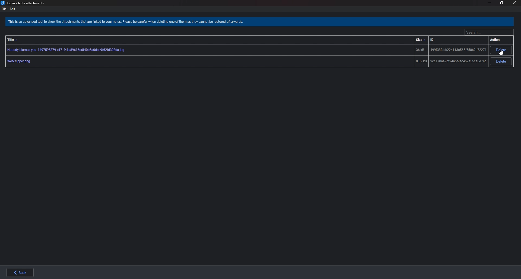 Image resolution: width=521 pixels, height=279 pixels. Describe the element at coordinates (128, 22) in the screenshot. I see `warning` at that location.